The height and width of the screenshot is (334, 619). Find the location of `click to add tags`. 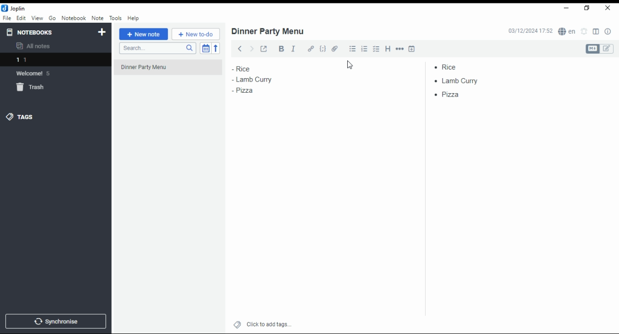

click to add tags is located at coordinates (268, 324).